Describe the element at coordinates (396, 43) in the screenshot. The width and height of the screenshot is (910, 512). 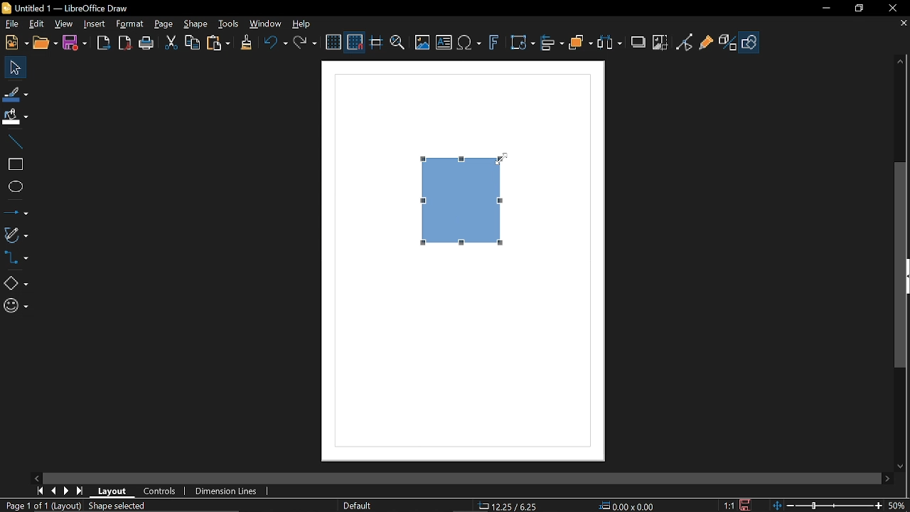
I see `Zoom` at that location.